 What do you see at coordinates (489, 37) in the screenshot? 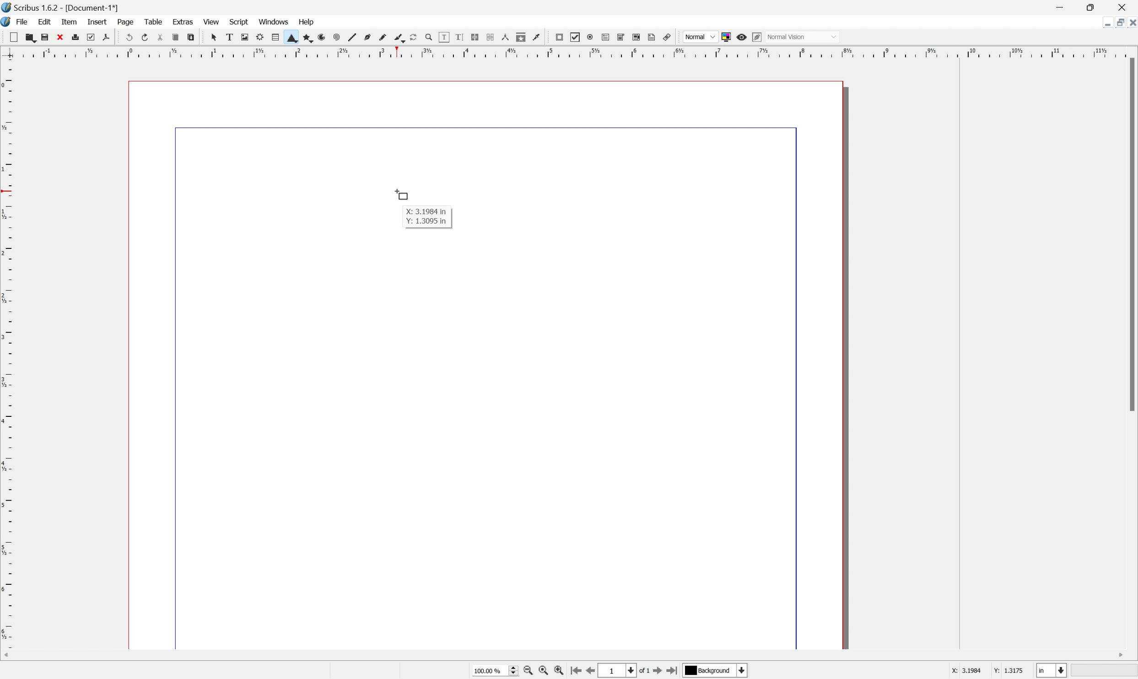
I see `Unlink Text frames` at bounding box center [489, 37].